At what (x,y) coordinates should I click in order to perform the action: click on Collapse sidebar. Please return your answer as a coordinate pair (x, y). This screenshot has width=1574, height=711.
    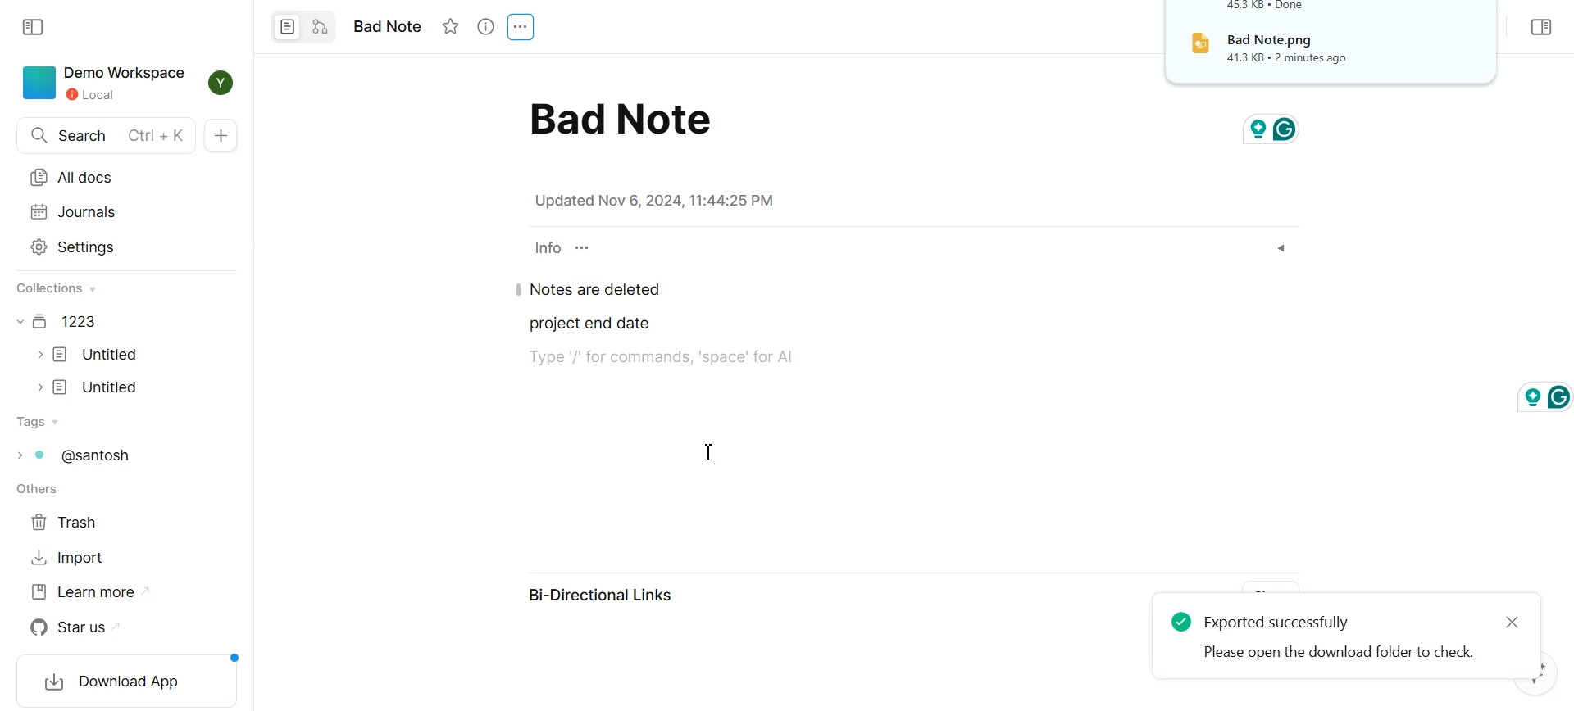
    Looking at the image, I should click on (1539, 28).